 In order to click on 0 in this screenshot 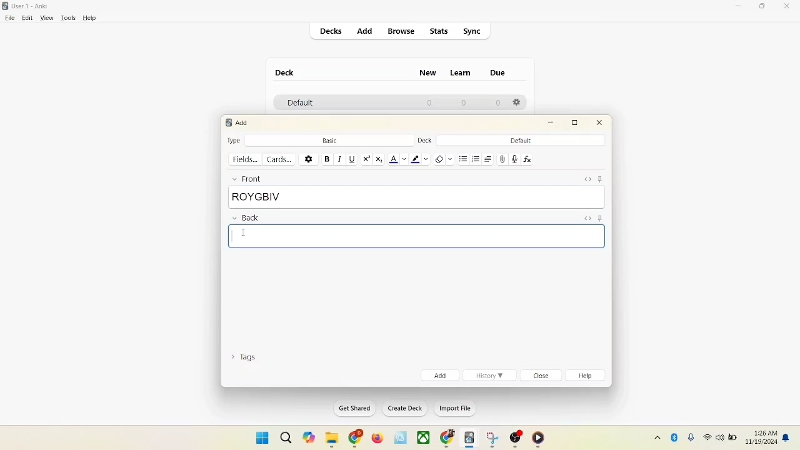, I will do `click(499, 103)`.